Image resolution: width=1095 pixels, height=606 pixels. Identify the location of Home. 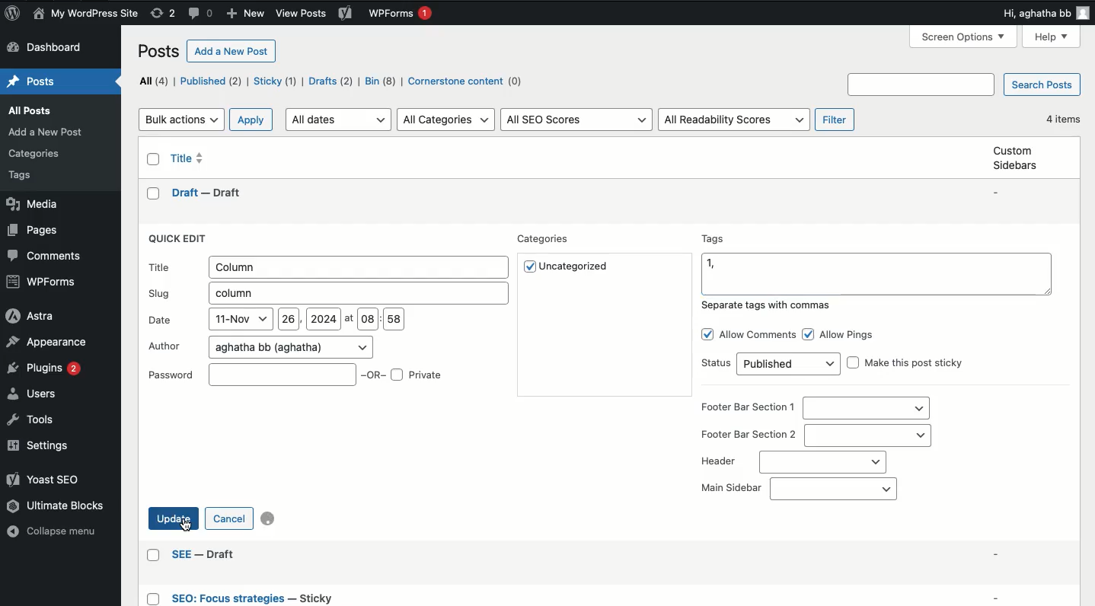
(30, 82).